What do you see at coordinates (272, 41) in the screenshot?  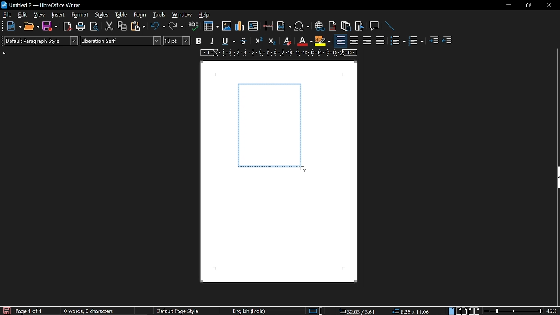 I see `subscript` at bounding box center [272, 41].